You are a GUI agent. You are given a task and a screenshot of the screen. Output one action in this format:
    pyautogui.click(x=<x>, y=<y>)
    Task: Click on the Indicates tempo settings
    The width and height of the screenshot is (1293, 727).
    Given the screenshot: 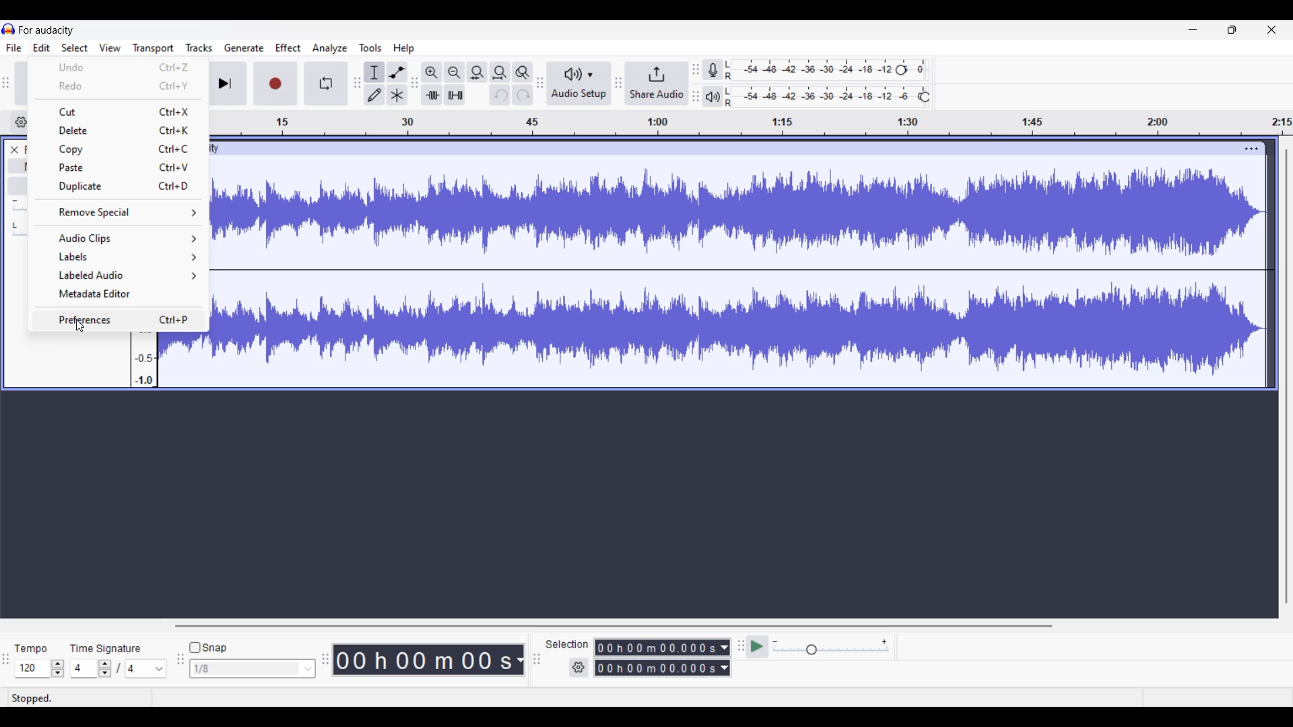 What is the action you would take?
    pyautogui.click(x=31, y=649)
    